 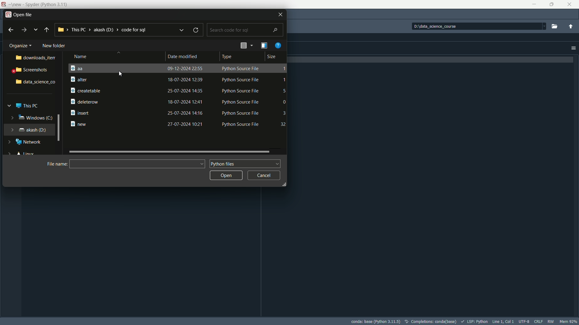 What do you see at coordinates (178, 68) in the screenshot?
I see `file` at bounding box center [178, 68].